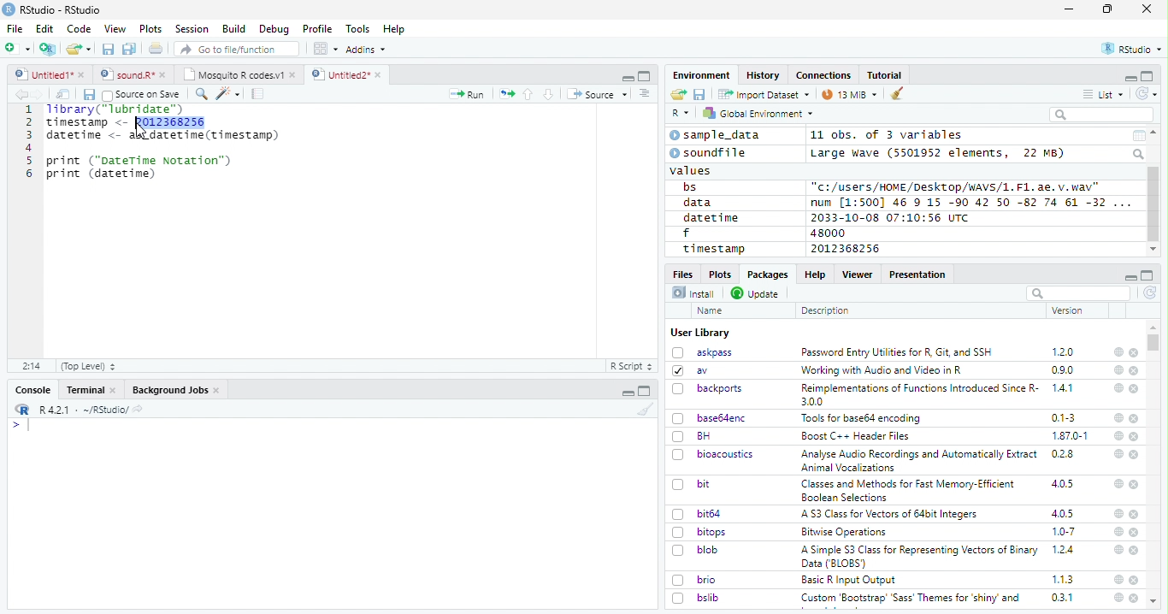  Describe the element at coordinates (1147, 275) in the screenshot. I see `full screen` at that location.